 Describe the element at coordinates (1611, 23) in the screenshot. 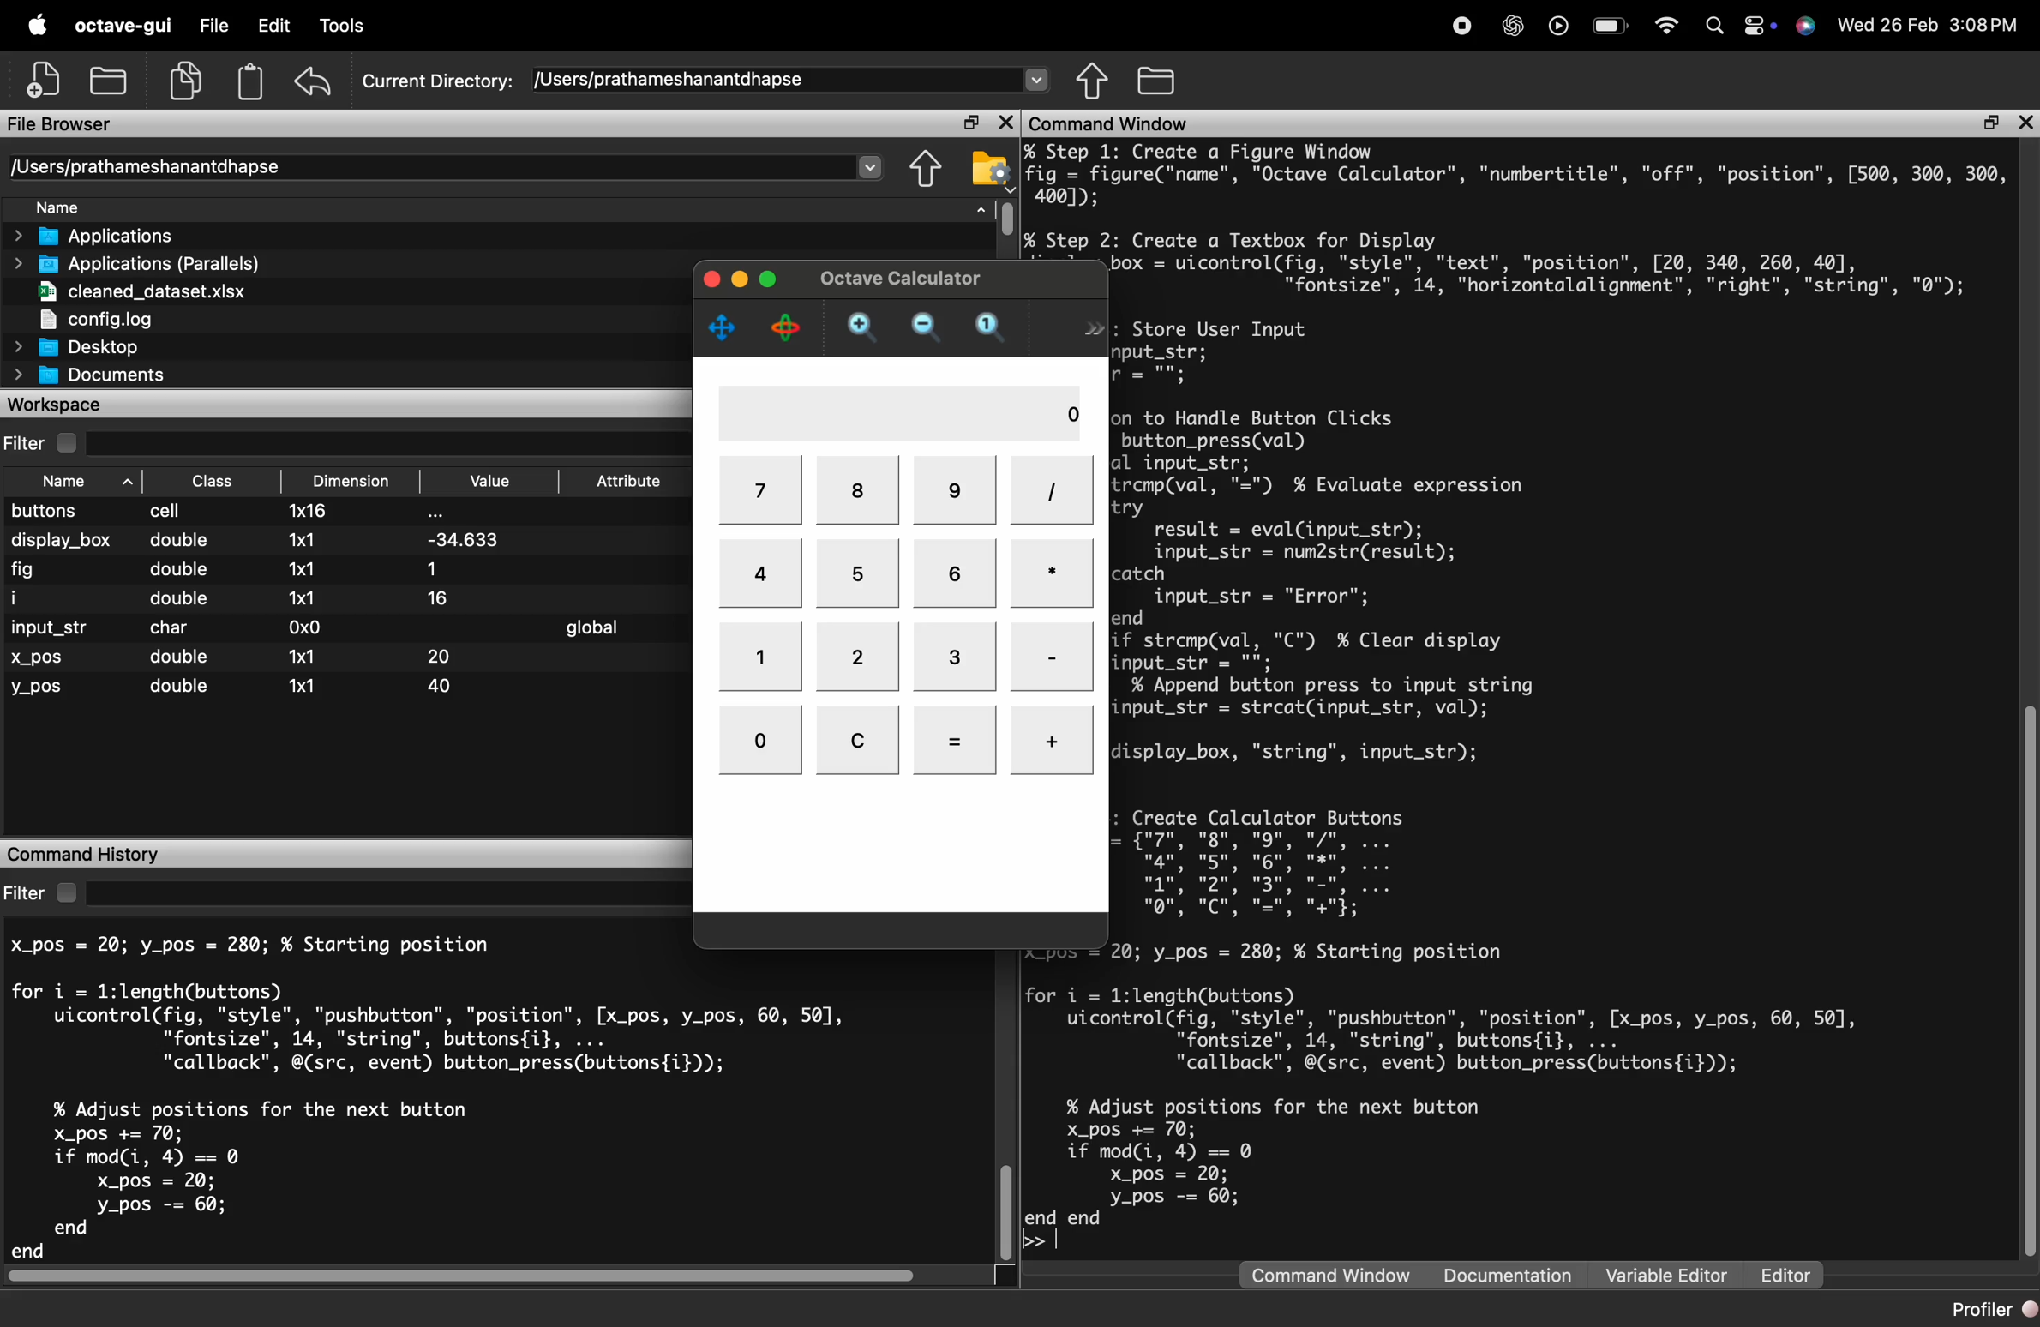

I see `battery` at that location.